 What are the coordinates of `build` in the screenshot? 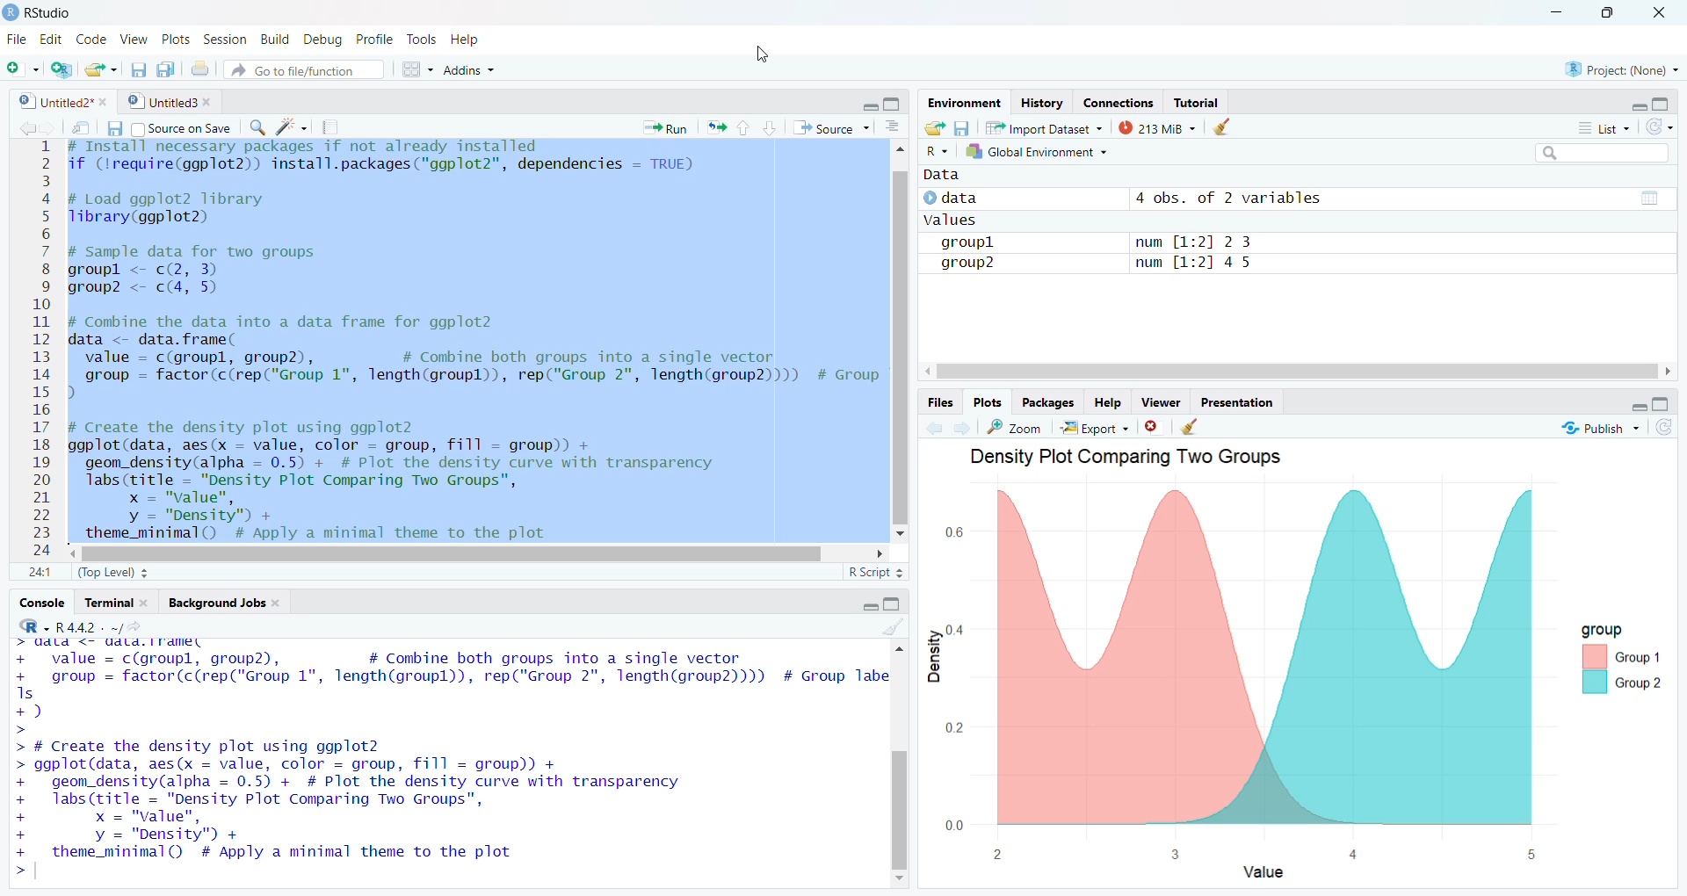 It's located at (274, 39).